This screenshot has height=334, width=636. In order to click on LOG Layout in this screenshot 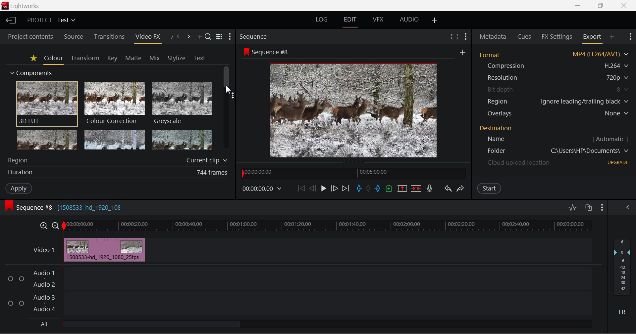, I will do `click(323, 19)`.